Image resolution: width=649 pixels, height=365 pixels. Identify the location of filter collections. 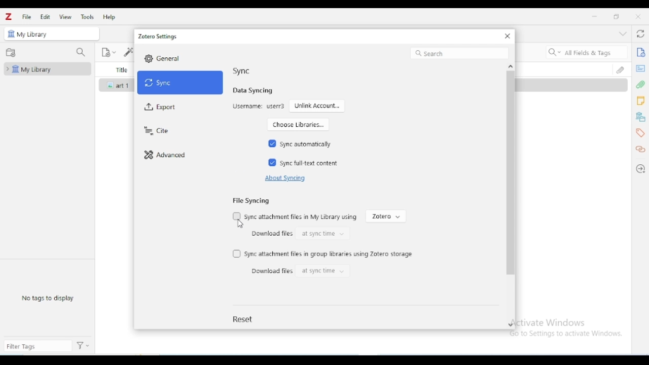
(80, 52).